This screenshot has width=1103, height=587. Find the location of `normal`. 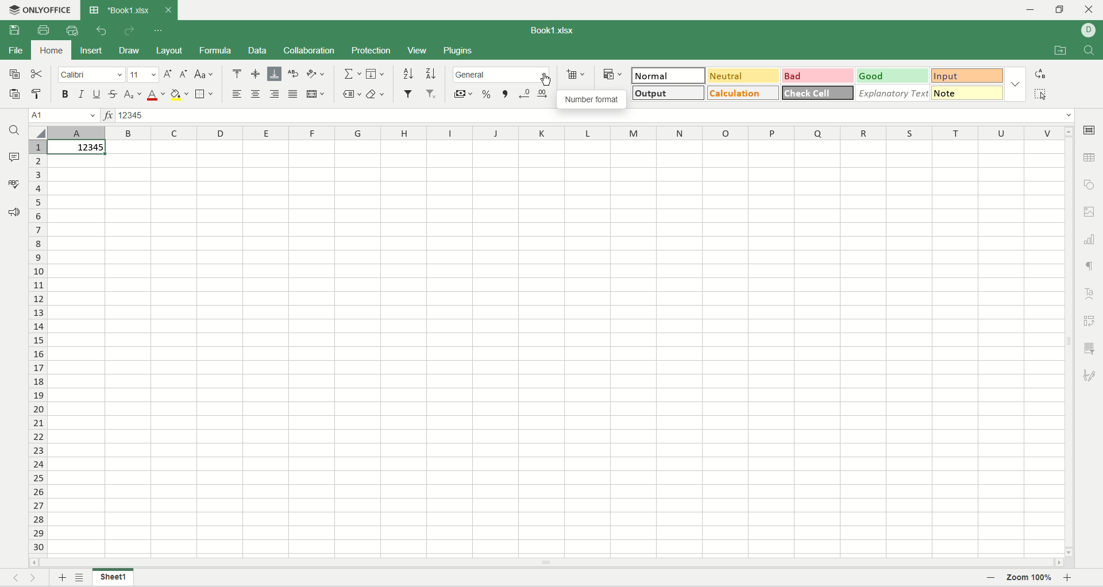

normal is located at coordinates (669, 75).